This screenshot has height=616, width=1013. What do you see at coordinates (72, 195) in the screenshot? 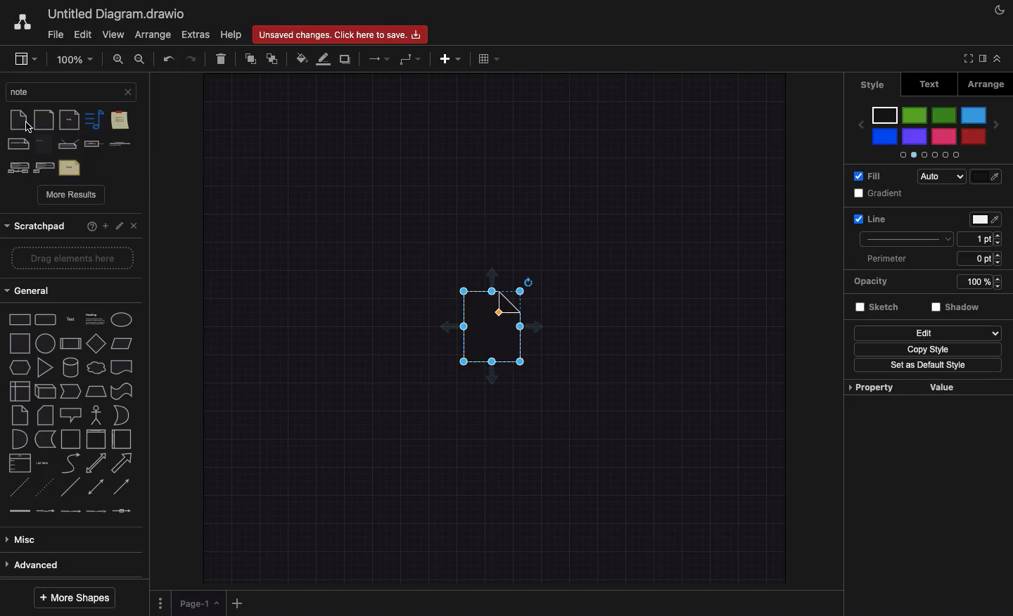
I see `More results` at bounding box center [72, 195].